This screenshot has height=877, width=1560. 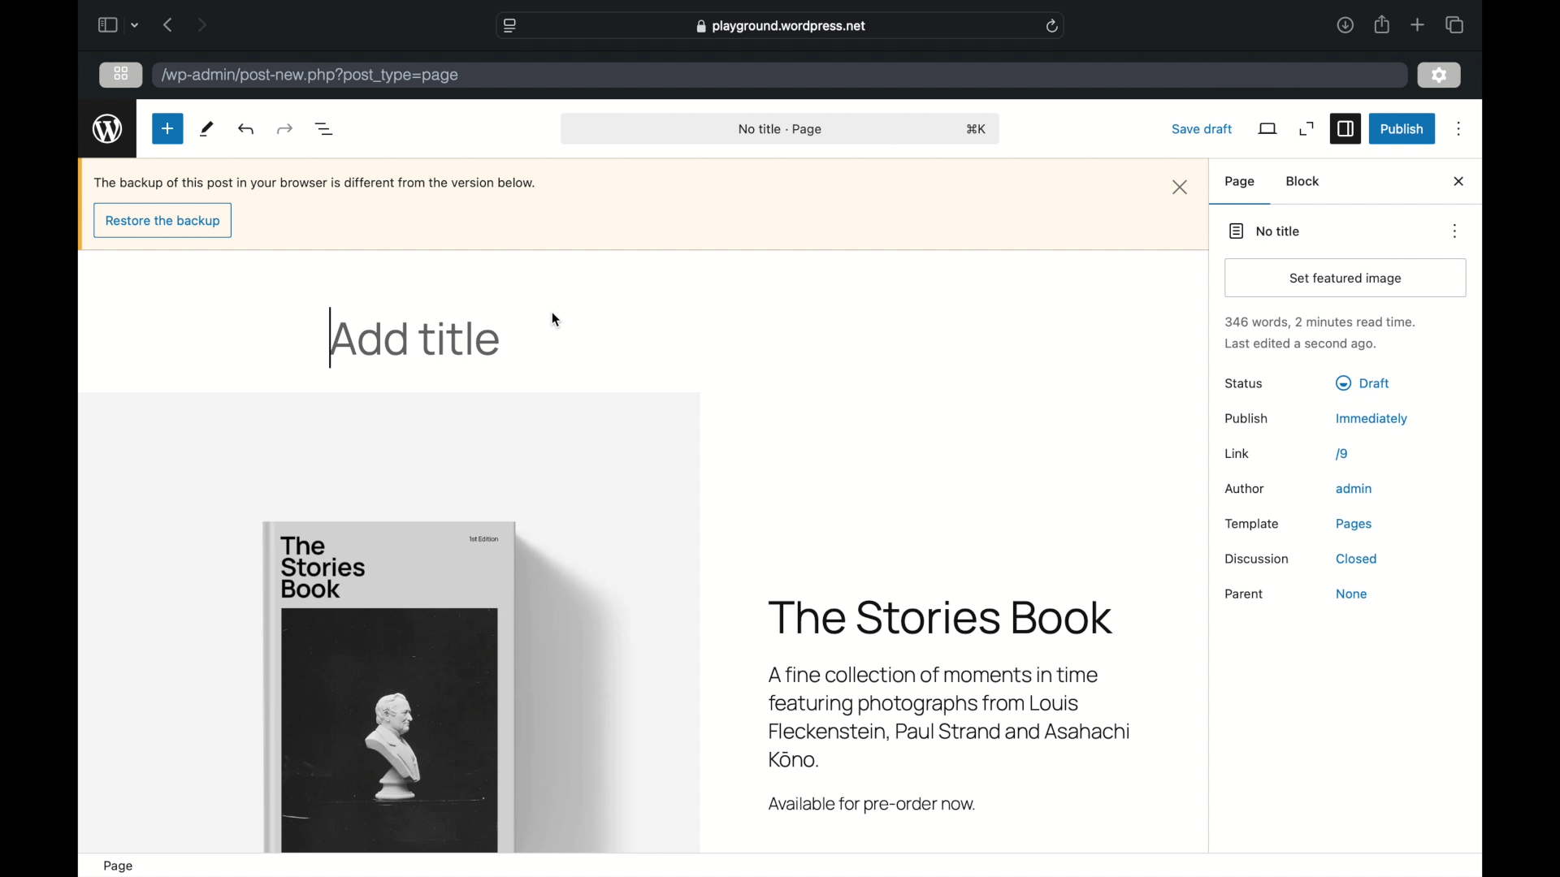 I want to click on grid view, so click(x=121, y=74).